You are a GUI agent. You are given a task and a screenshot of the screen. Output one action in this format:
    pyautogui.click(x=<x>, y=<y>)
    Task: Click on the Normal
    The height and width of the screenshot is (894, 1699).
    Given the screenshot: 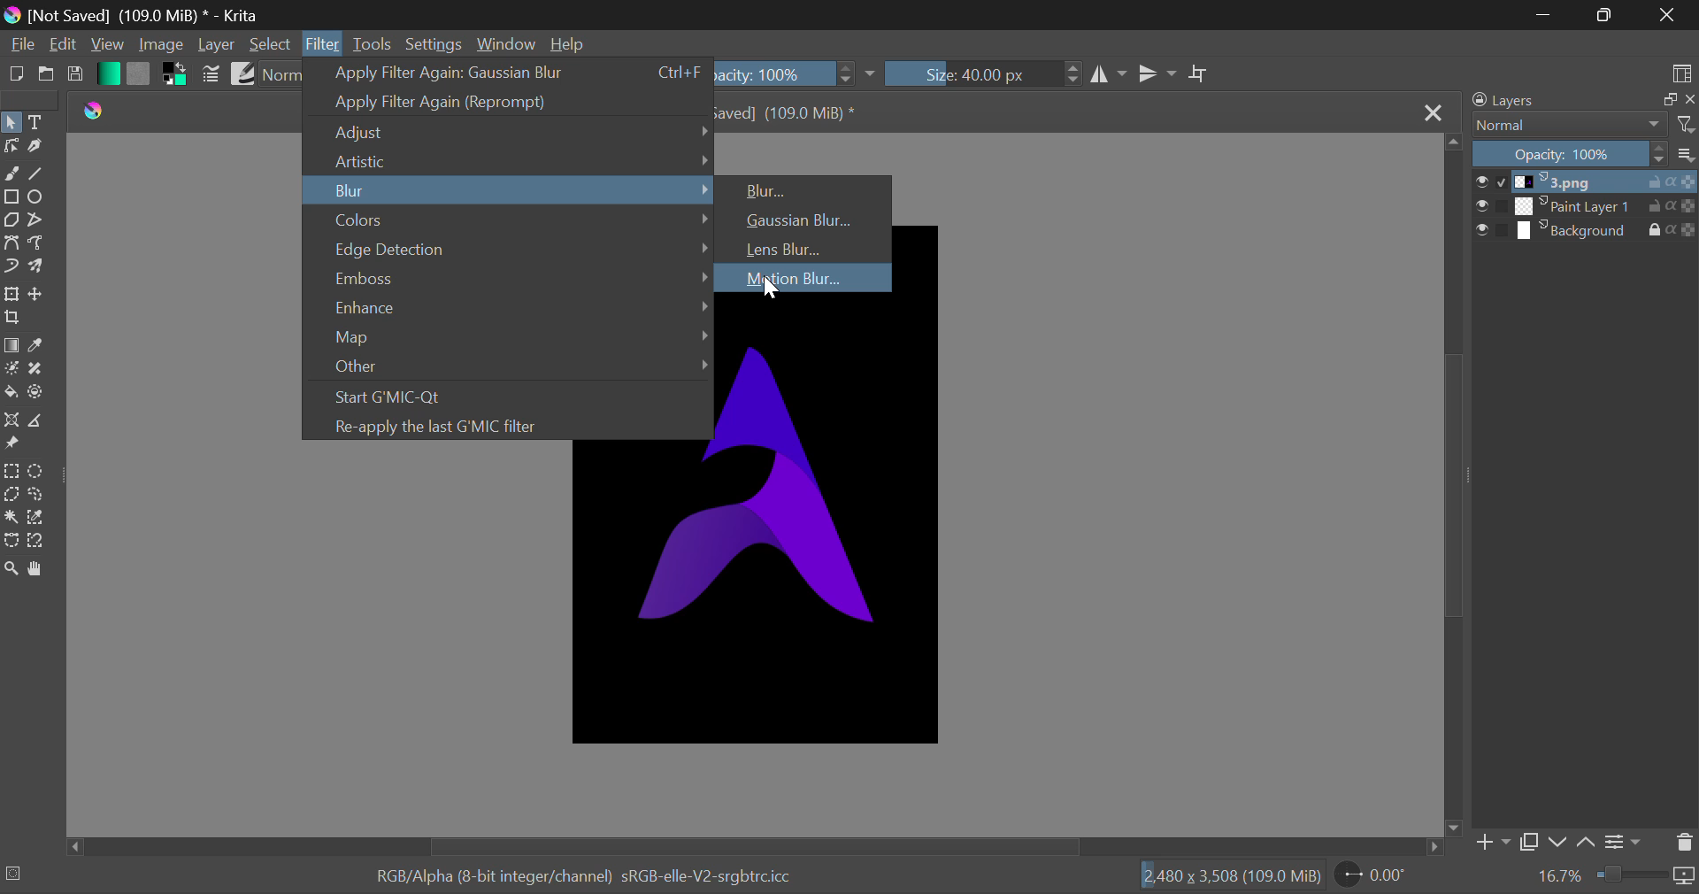 What is the action you would take?
    pyautogui.click(x=1582, y=125)
    